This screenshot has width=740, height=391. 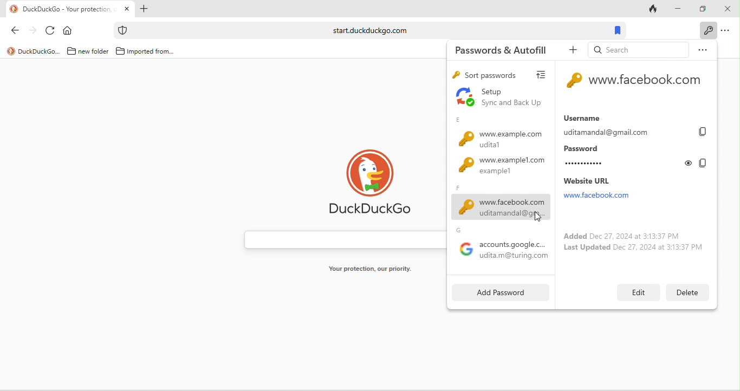 I want to click on last updated dec 27, 2024 at 3:13:37 PM, so click(x=634, y=249).